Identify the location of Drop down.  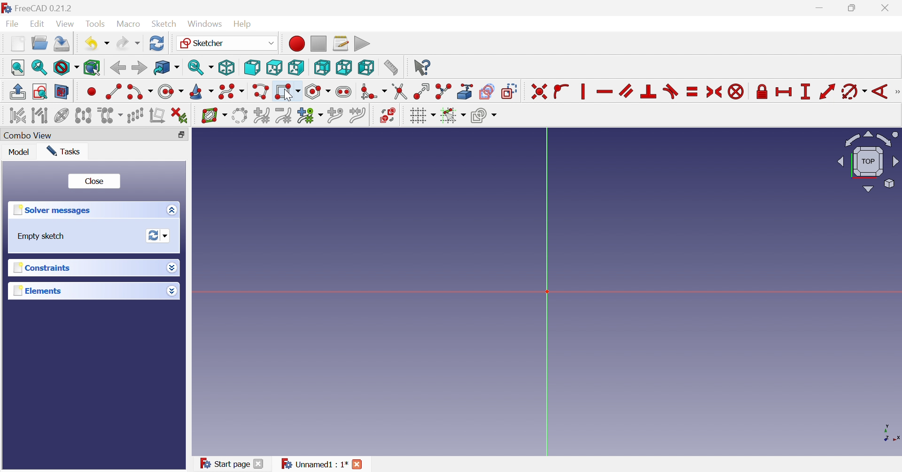
(171, 266).